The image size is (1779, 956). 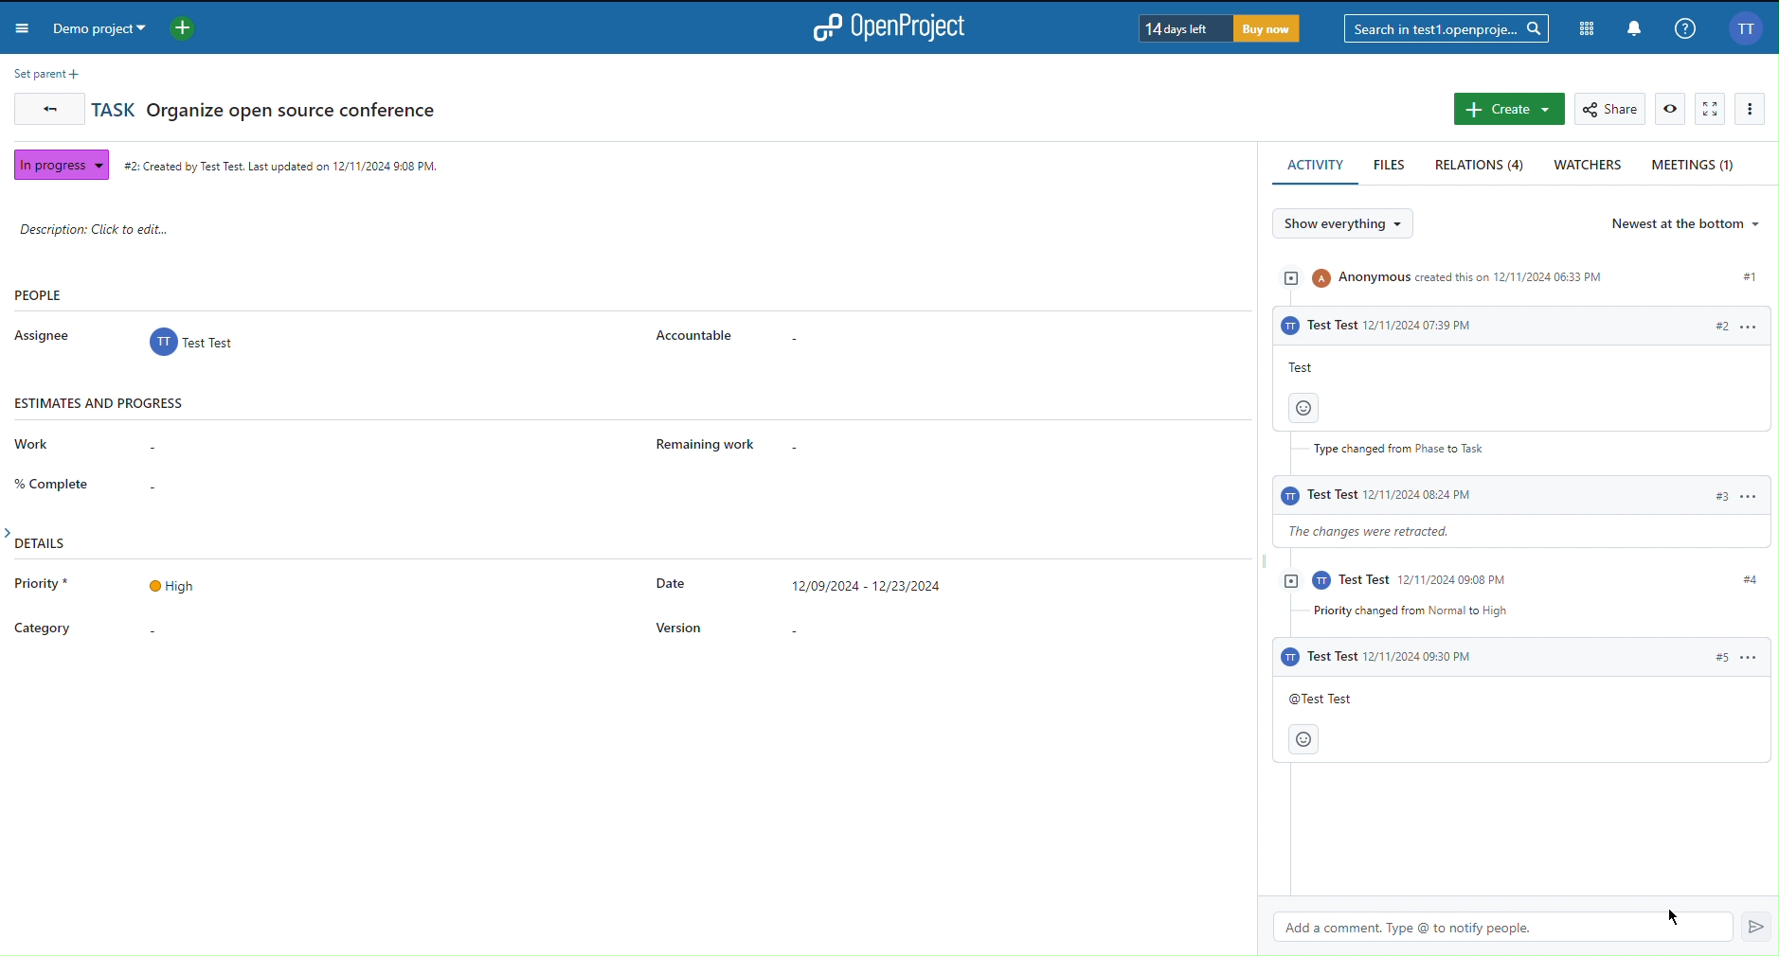 What do you see at coordinates (1518, 847) in the screenshot?
I see `Add a comment` at bounding box center [1518, 847].